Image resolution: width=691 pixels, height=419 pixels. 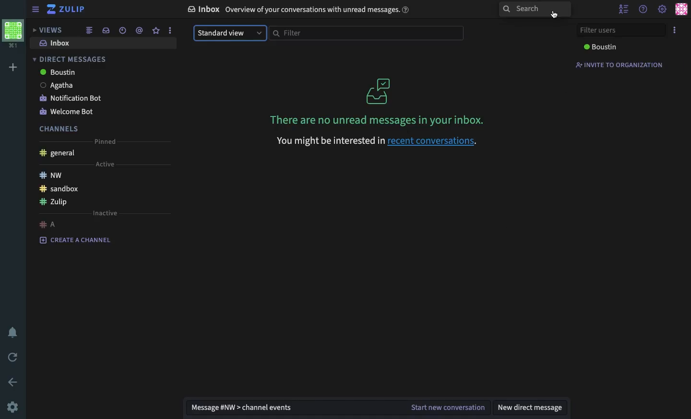 I want to click on options, so click(x=676, y=31).